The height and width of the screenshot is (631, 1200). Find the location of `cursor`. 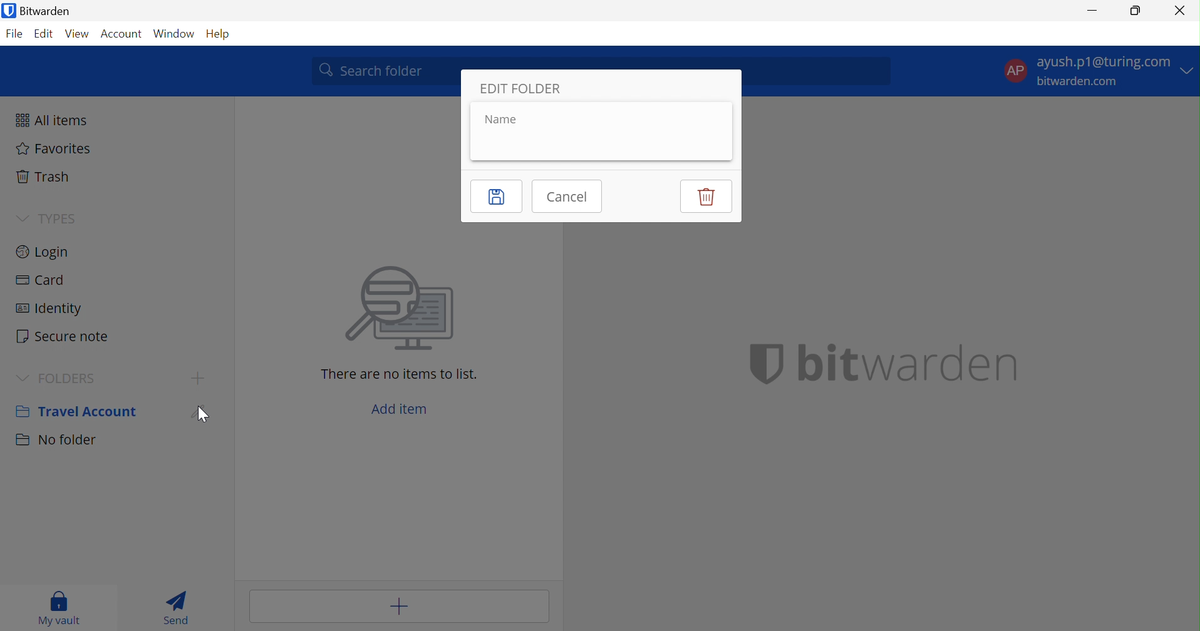

cursor is located at coordinates (202, 418).